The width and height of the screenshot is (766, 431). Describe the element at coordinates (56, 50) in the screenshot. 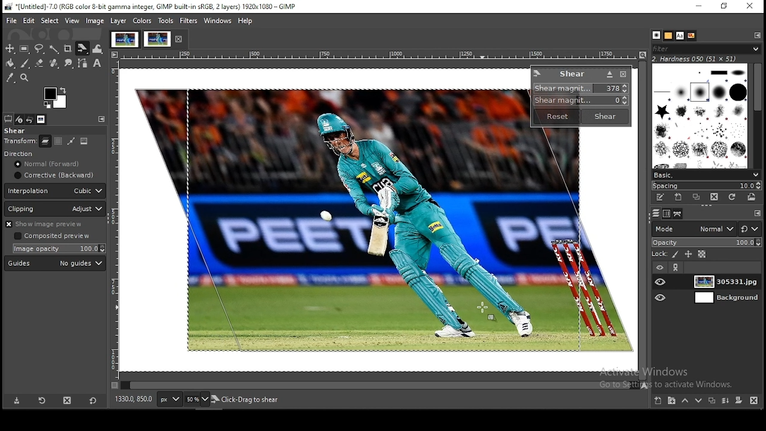

I see `fuzzy selection tool` at that location.